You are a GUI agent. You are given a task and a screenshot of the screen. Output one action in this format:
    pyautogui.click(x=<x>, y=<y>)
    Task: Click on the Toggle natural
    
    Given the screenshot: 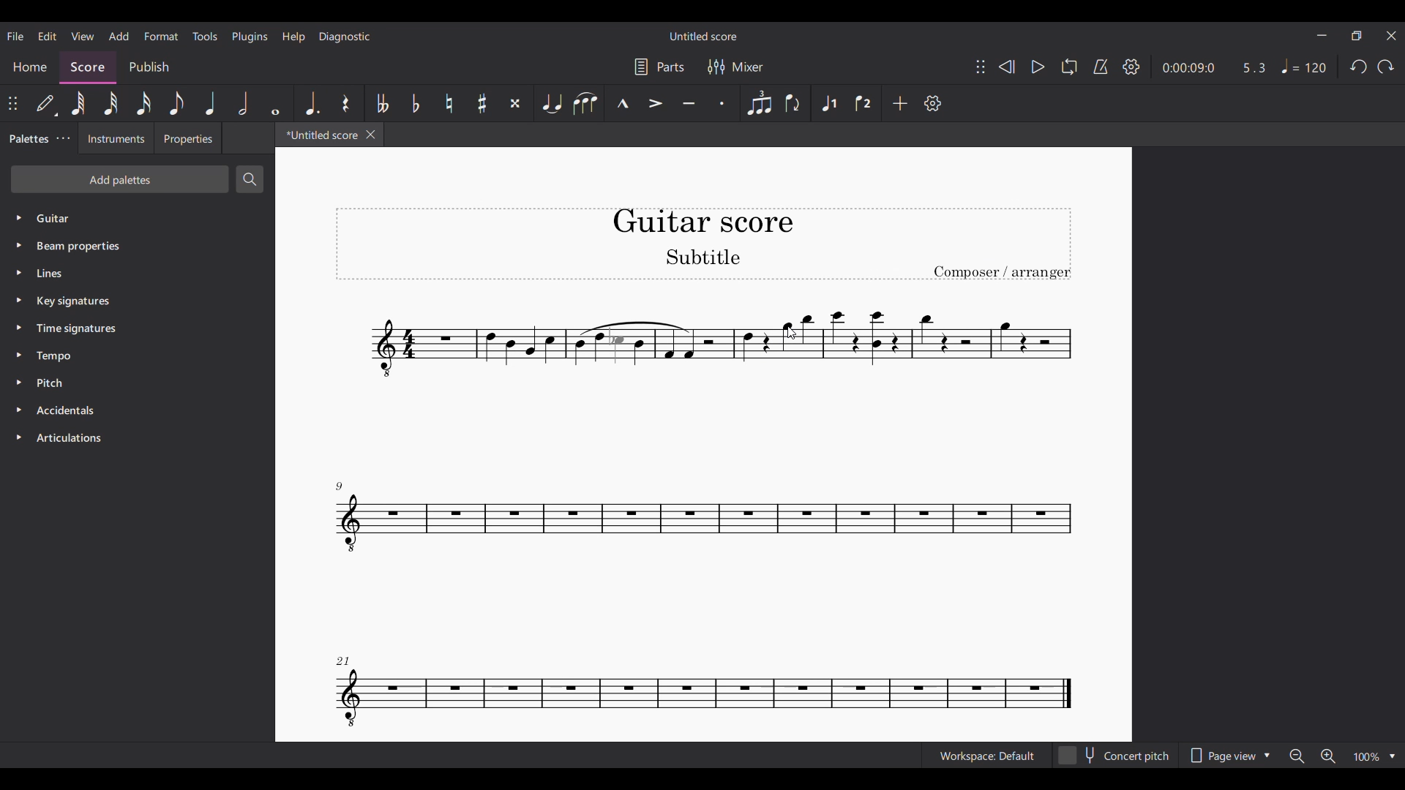 What is the action you would take?
    pyautogui.click(x=449, y=103)
    